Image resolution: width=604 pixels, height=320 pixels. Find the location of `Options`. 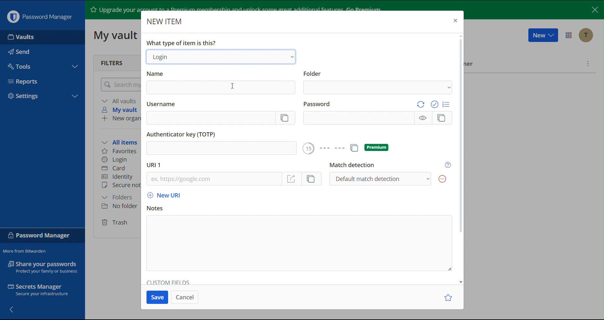

Options is located at coordinates (570, 35).